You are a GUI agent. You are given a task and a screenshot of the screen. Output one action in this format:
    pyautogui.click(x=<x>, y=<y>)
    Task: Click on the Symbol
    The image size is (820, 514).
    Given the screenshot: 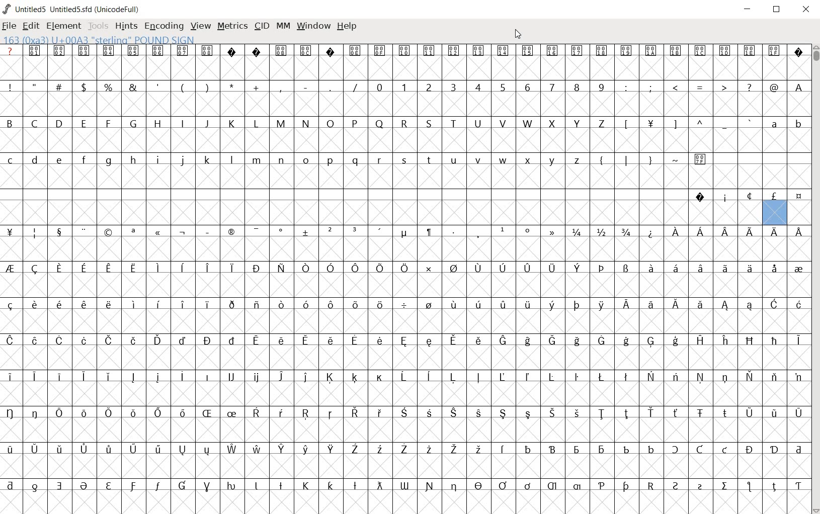 What is the action you would take?
    pyautogui.click(x=428, y=305)
    